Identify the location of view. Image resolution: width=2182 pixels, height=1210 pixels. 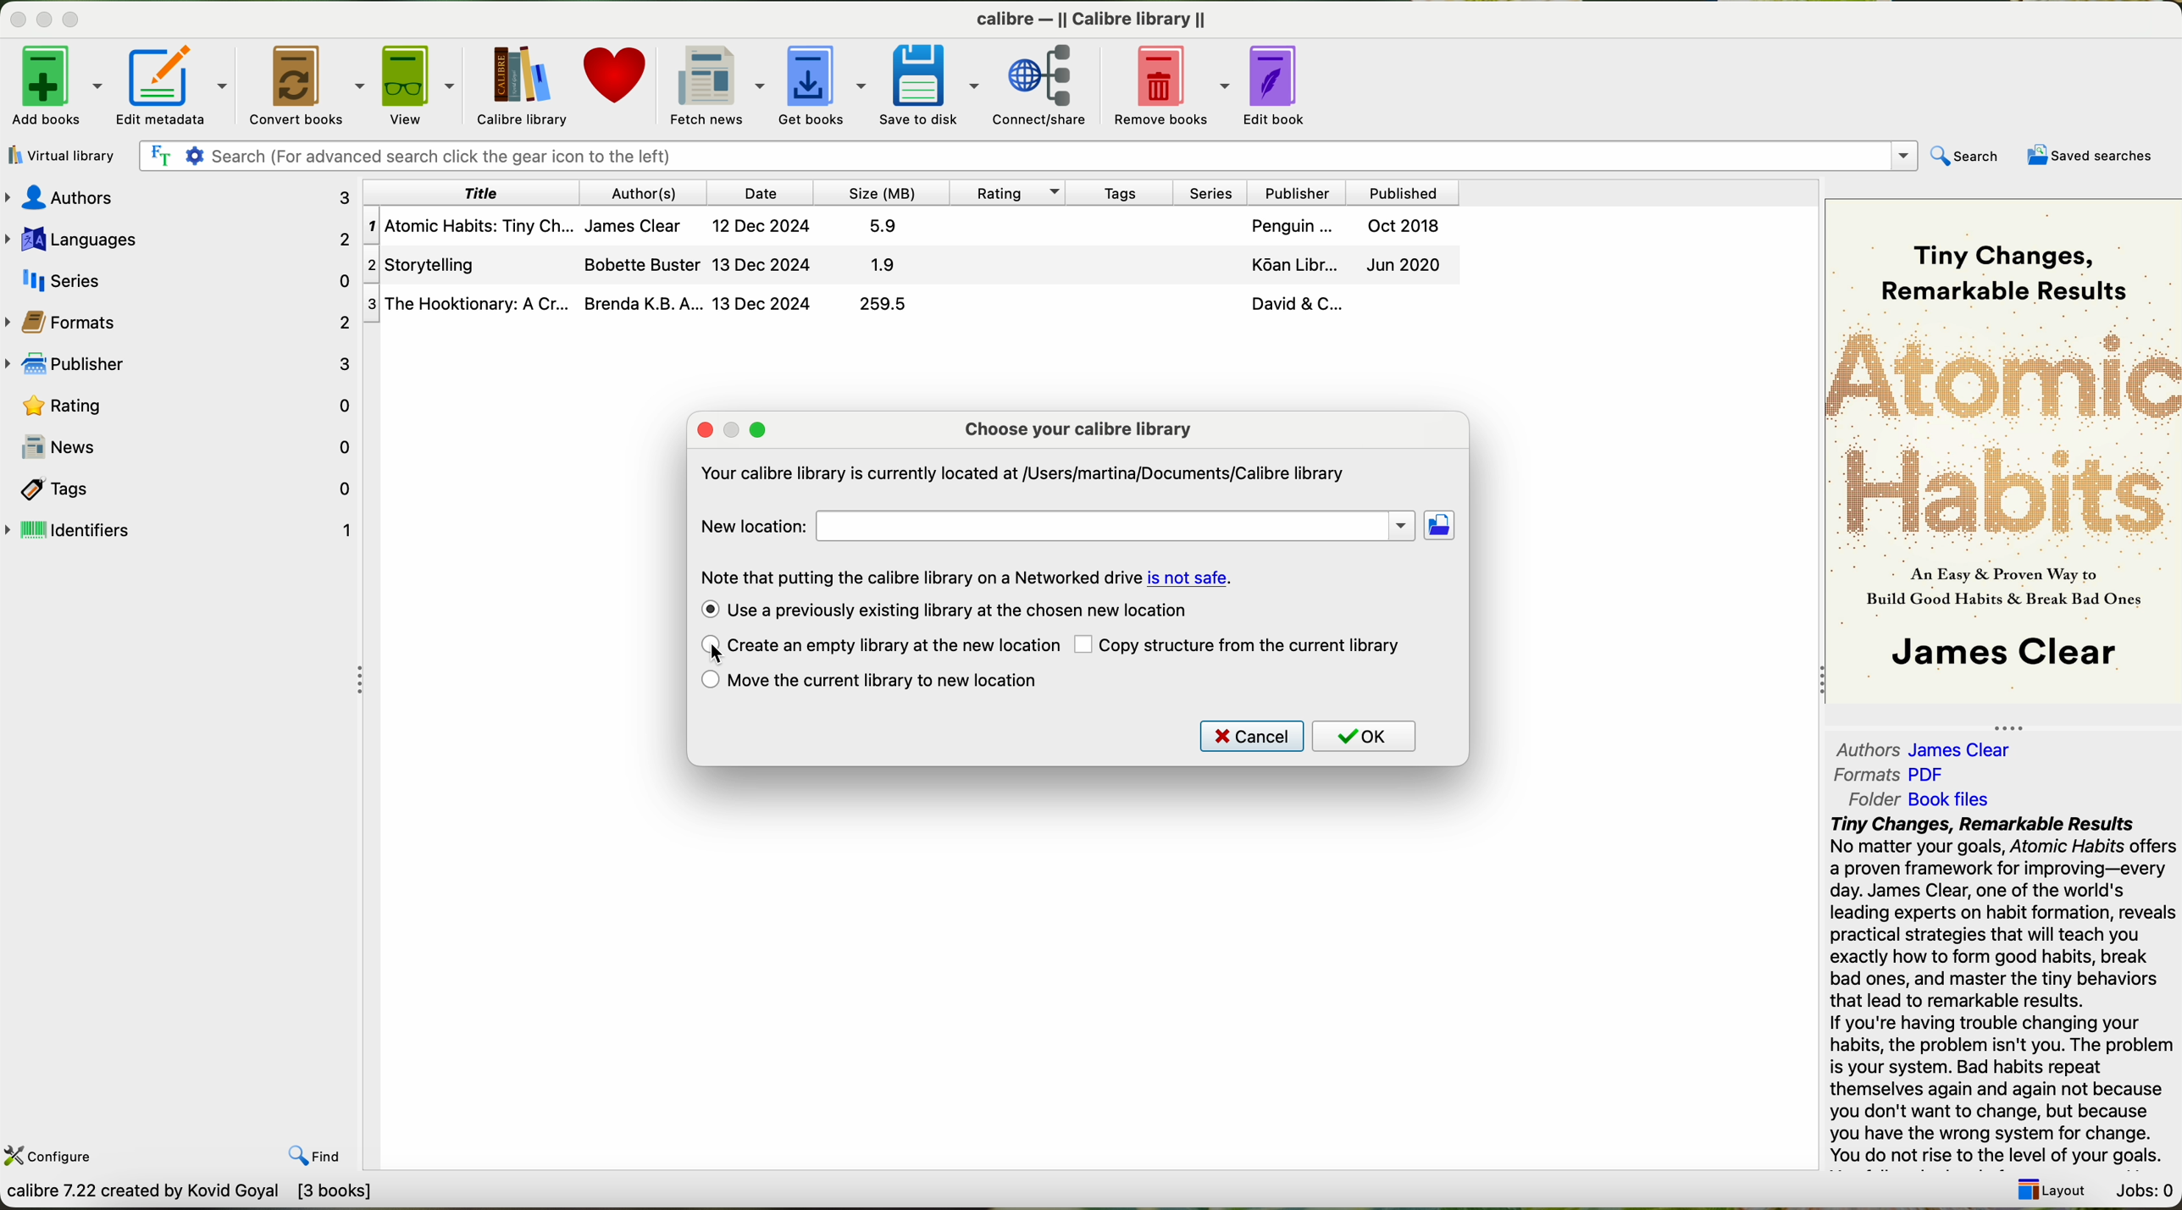
(418, 86).